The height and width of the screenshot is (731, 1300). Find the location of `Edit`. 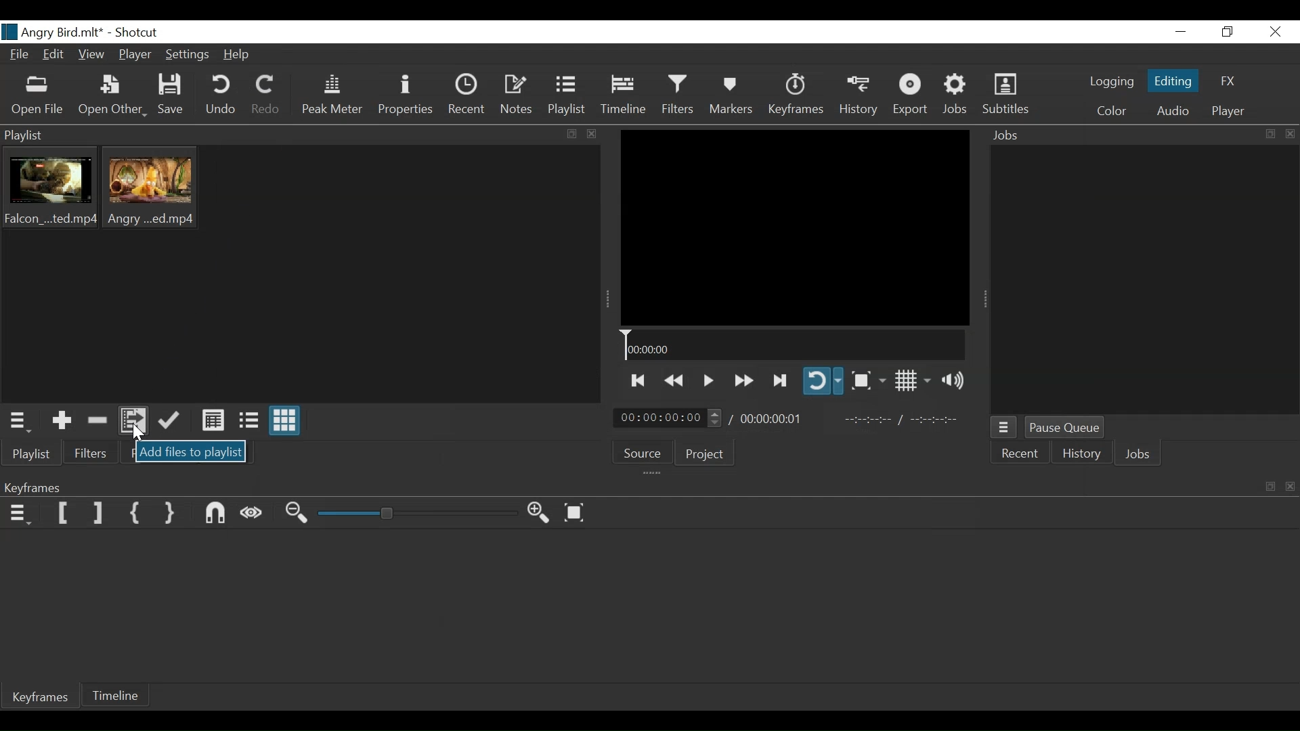

Edit is located at coordinates (56, 56).